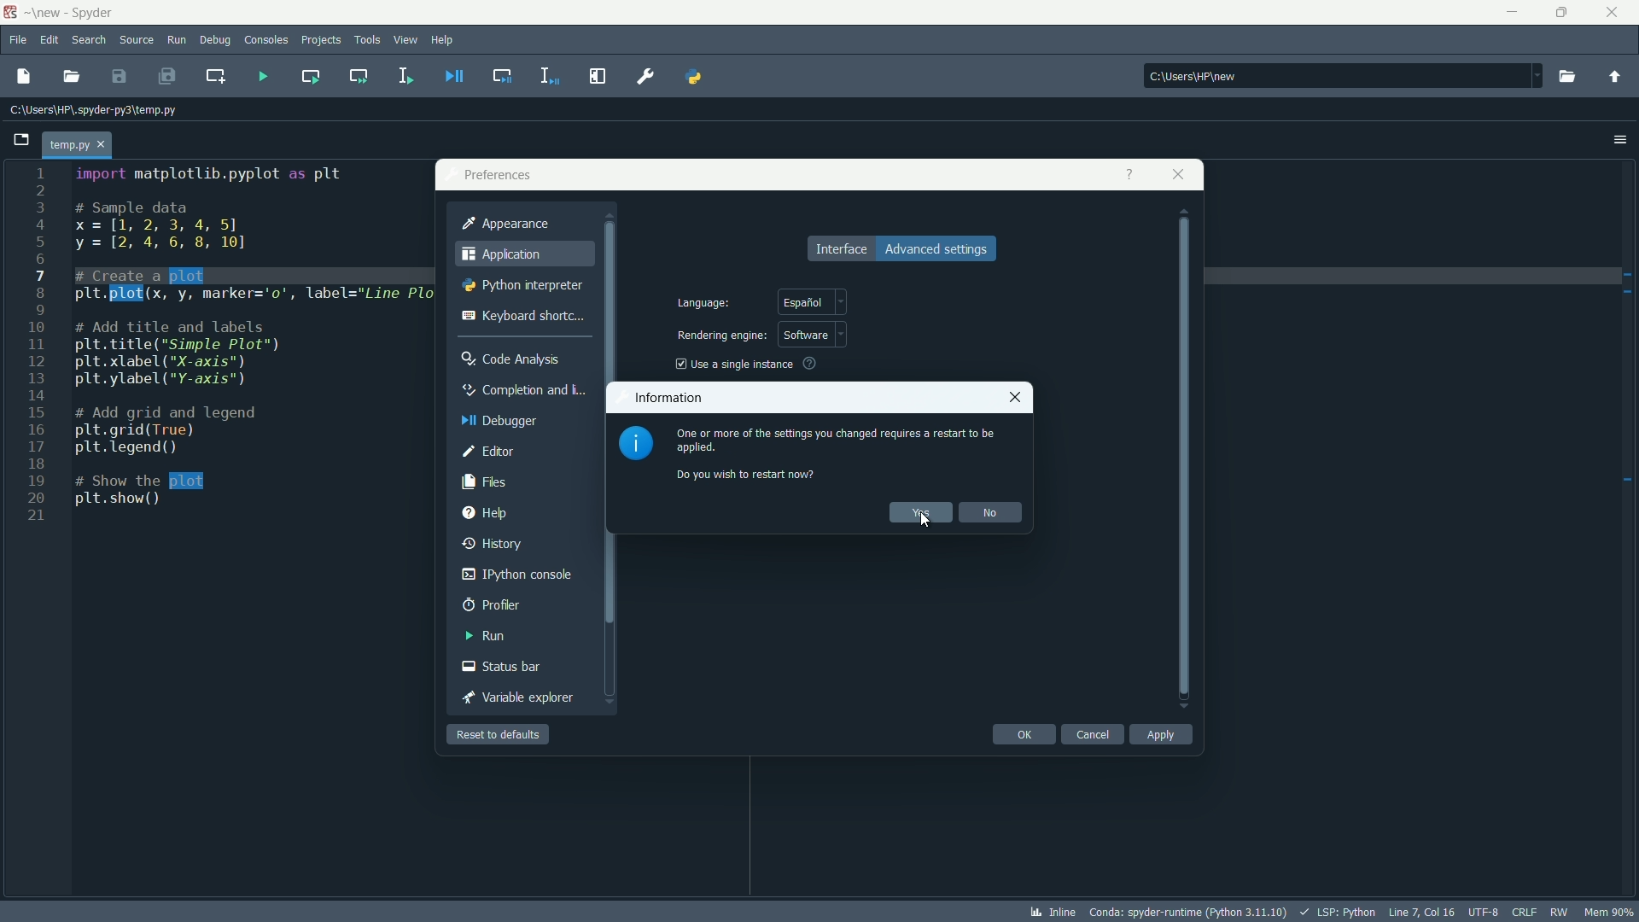 Image resolution: width=1639 pixels, height=922 pixels. I want to click on information, so click(667, 398).